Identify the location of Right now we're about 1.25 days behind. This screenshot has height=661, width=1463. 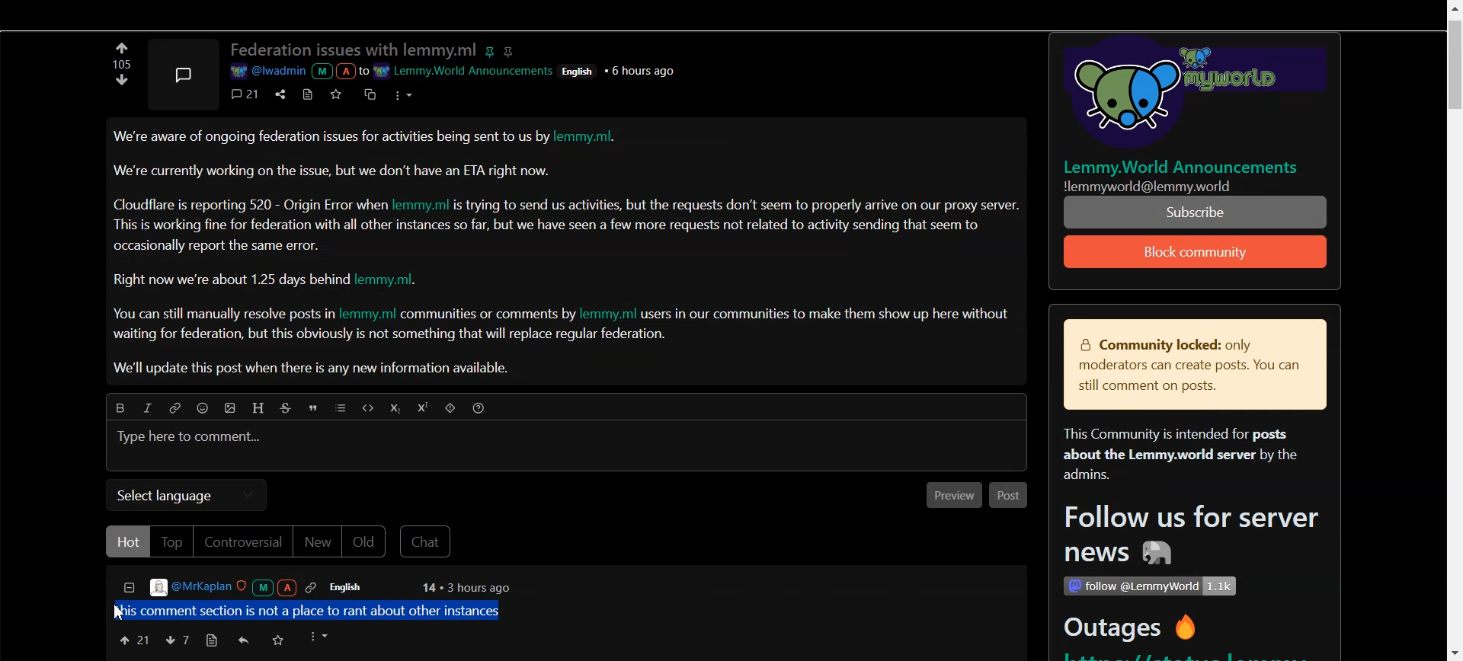
(232, 280).